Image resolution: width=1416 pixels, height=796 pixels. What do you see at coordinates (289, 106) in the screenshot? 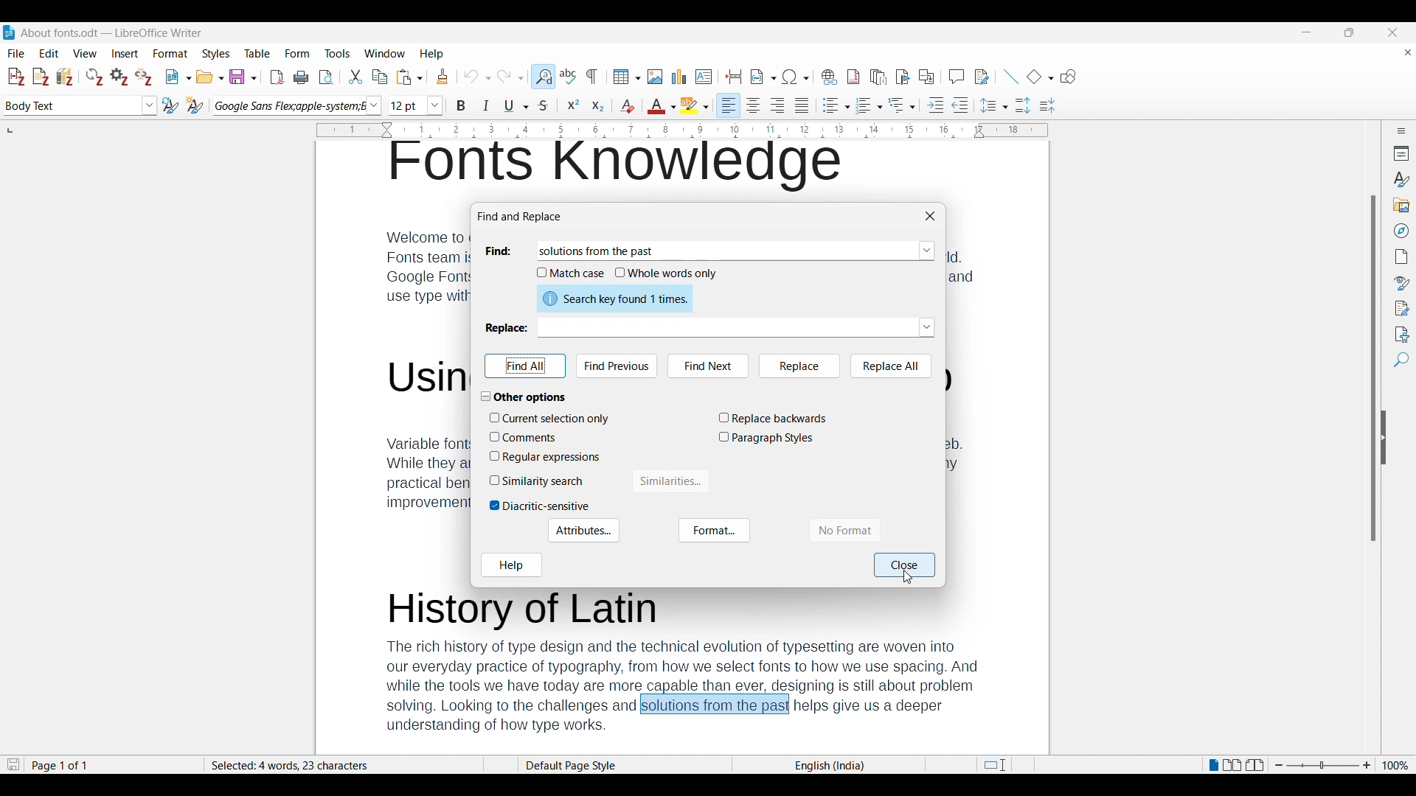
I see `Current font` at bounding box center [289, 106].